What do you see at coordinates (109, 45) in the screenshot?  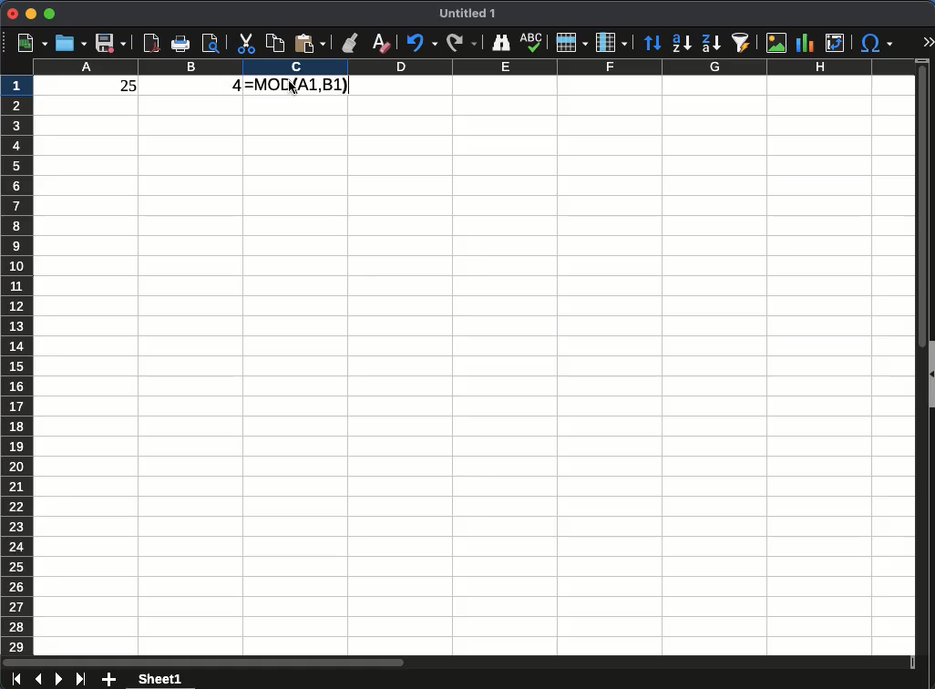 I see `save` at bounding box center [109, 45].